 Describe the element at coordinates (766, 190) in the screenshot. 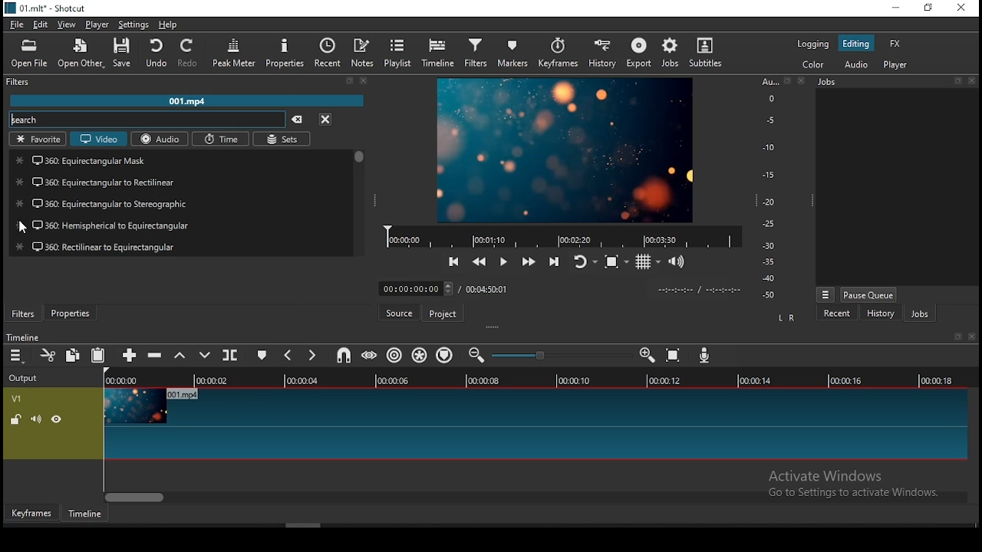

I see `y axis` at that location.